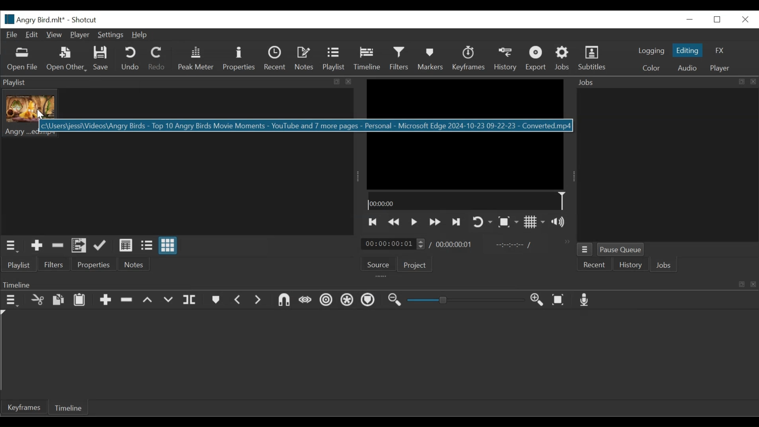 The height and width of the screenshot is (427, 759). Describe the element at coordinates (32, 114) in the screenshot. I see `Clip` at that location.